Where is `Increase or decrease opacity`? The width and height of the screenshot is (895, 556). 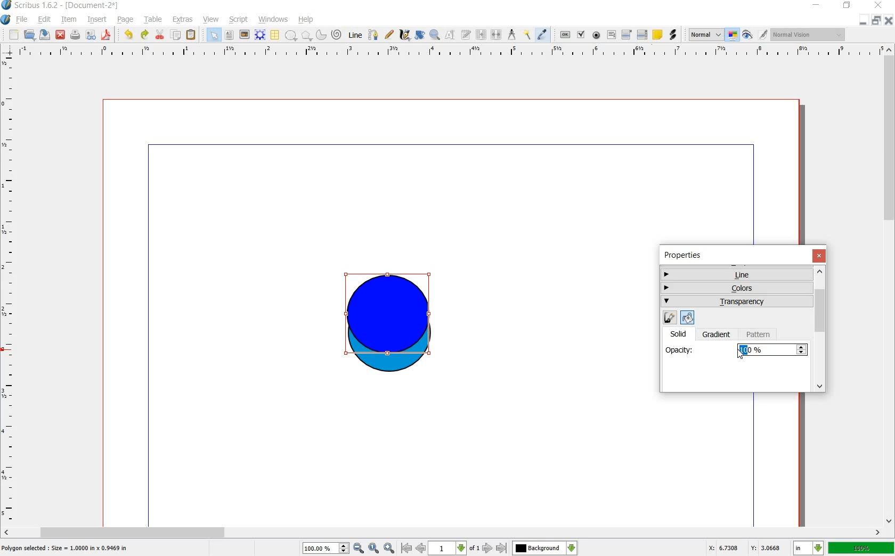
Increase or decrease opacity is located at coordinates (802, 350).